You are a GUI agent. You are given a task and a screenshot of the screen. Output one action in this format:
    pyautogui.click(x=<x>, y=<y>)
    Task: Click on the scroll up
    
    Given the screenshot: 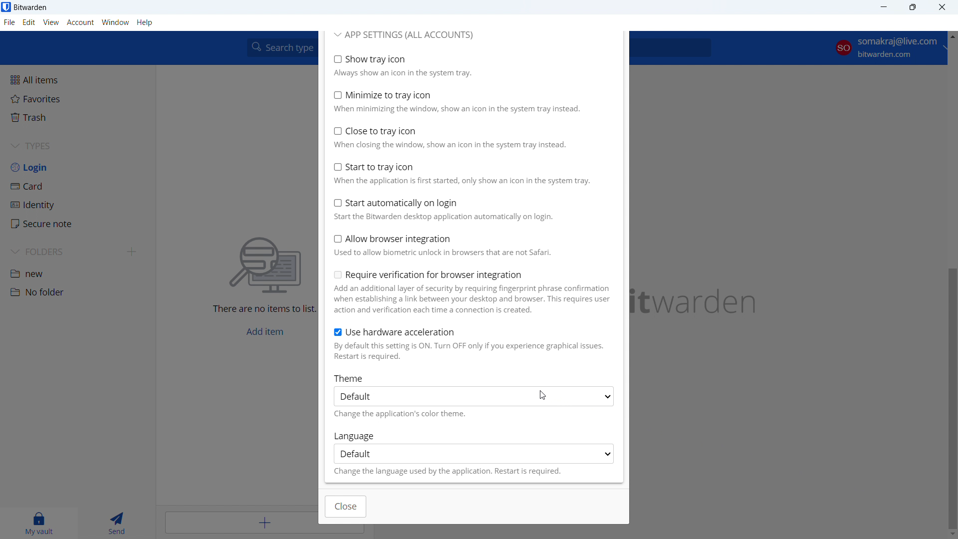 What is the action you would take?
    pyautogui.click(x=952, y=34)
    